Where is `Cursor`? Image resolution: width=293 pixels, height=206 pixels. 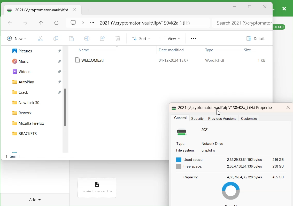 Cursor is located at coordinates (218, 112).